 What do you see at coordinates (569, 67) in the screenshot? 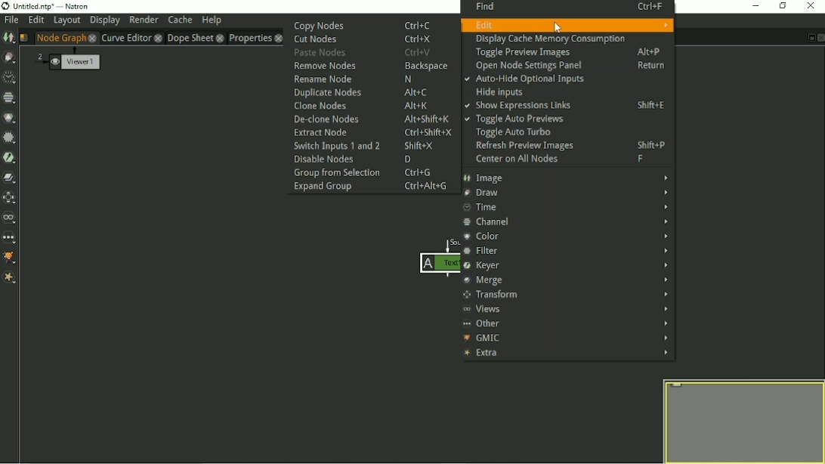
I see `Open Node Settings Panel` at bounding box center [569, 67].